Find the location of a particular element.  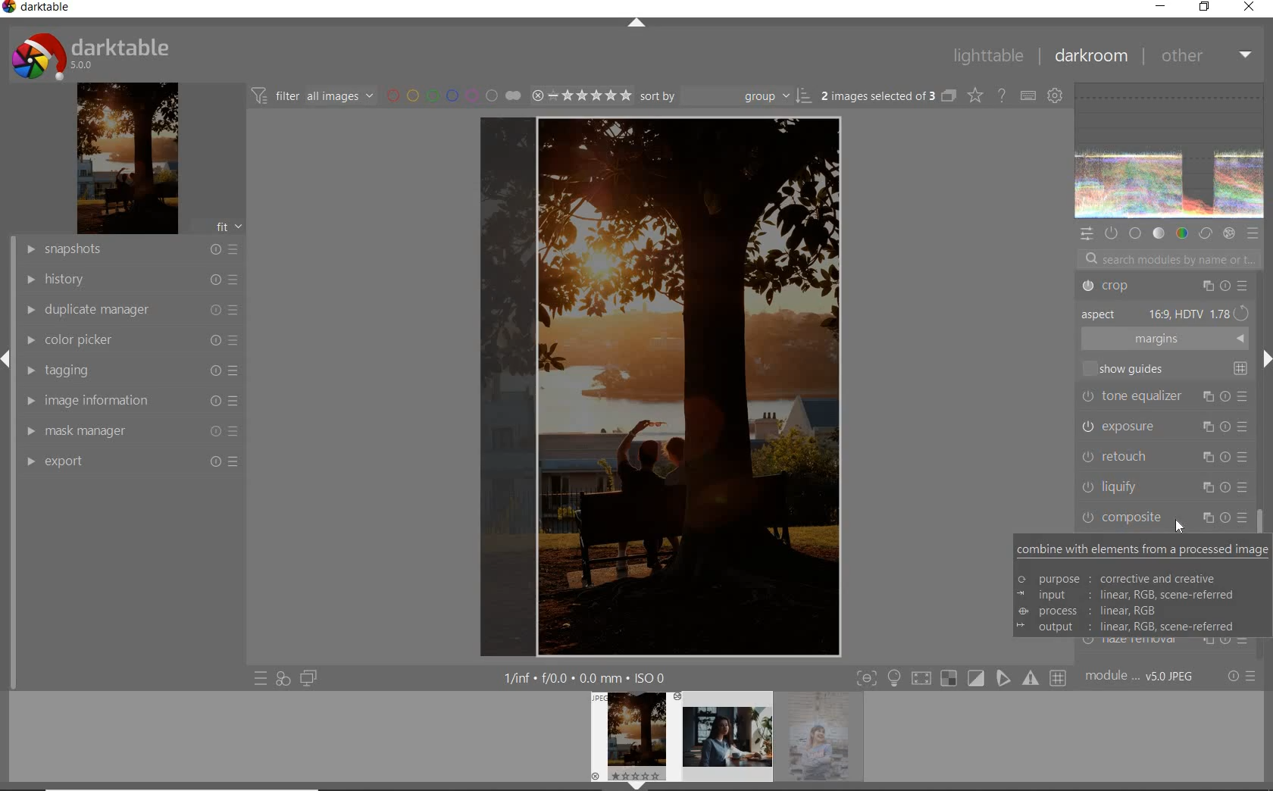

quick access preset is located at coordinates (261, 680).